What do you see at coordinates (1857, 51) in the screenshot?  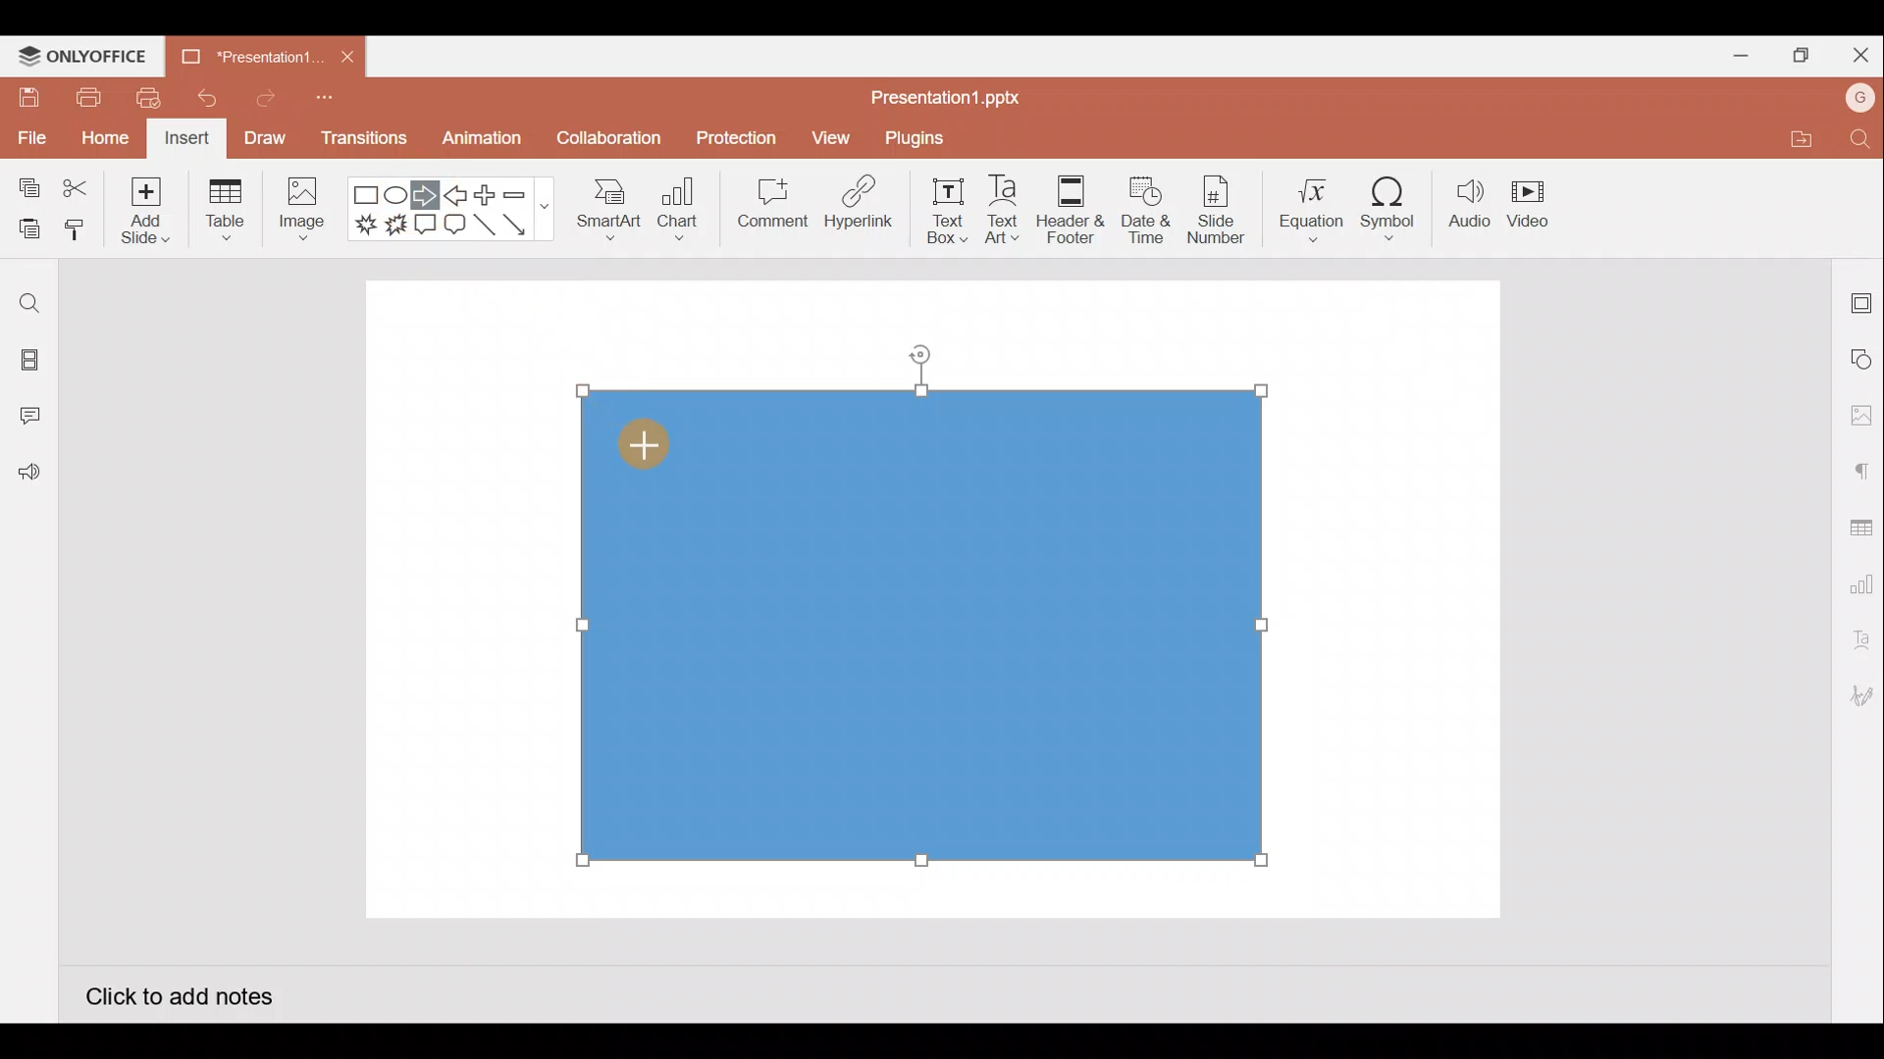 I see `Close` at bounding box center [1857, 51].